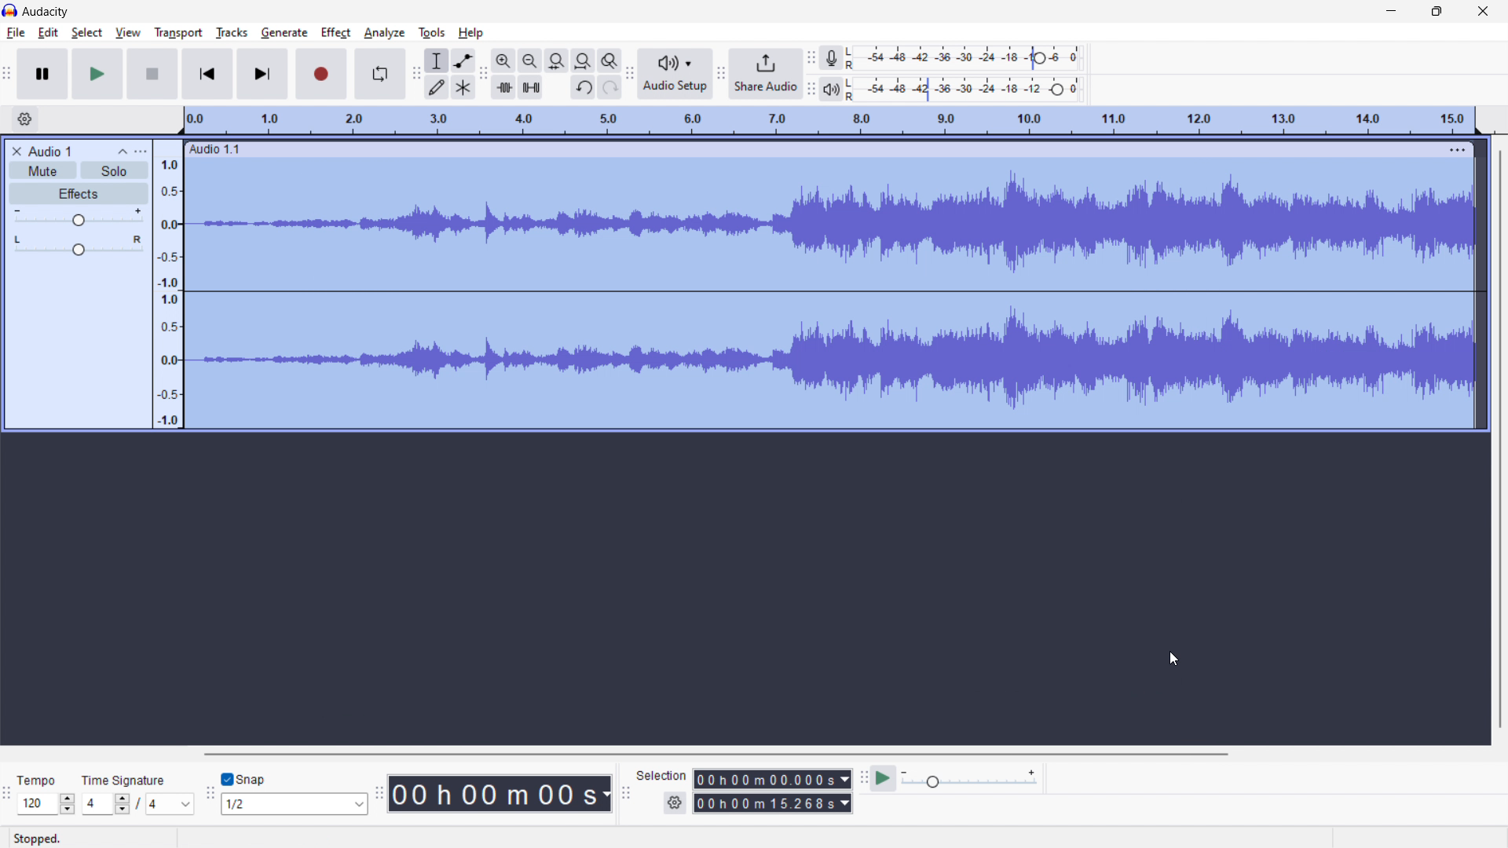 The width and height of the screenshot is (1508, 848). Describe the element at coordinates (1484, 10) in the screenshot. I see `close` at that location.